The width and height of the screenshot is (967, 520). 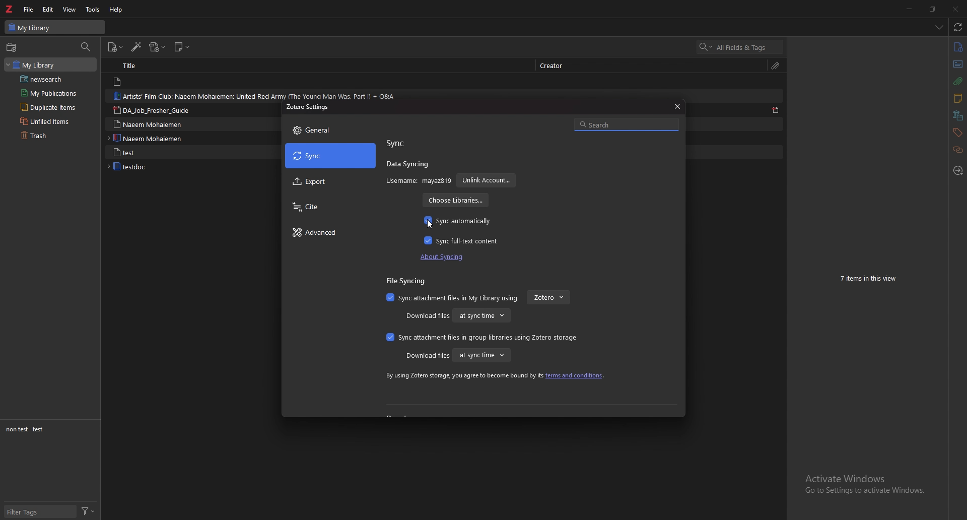 I want to click on sync attachment files in group libraries using zotero storage, so click(x=479, y=337).